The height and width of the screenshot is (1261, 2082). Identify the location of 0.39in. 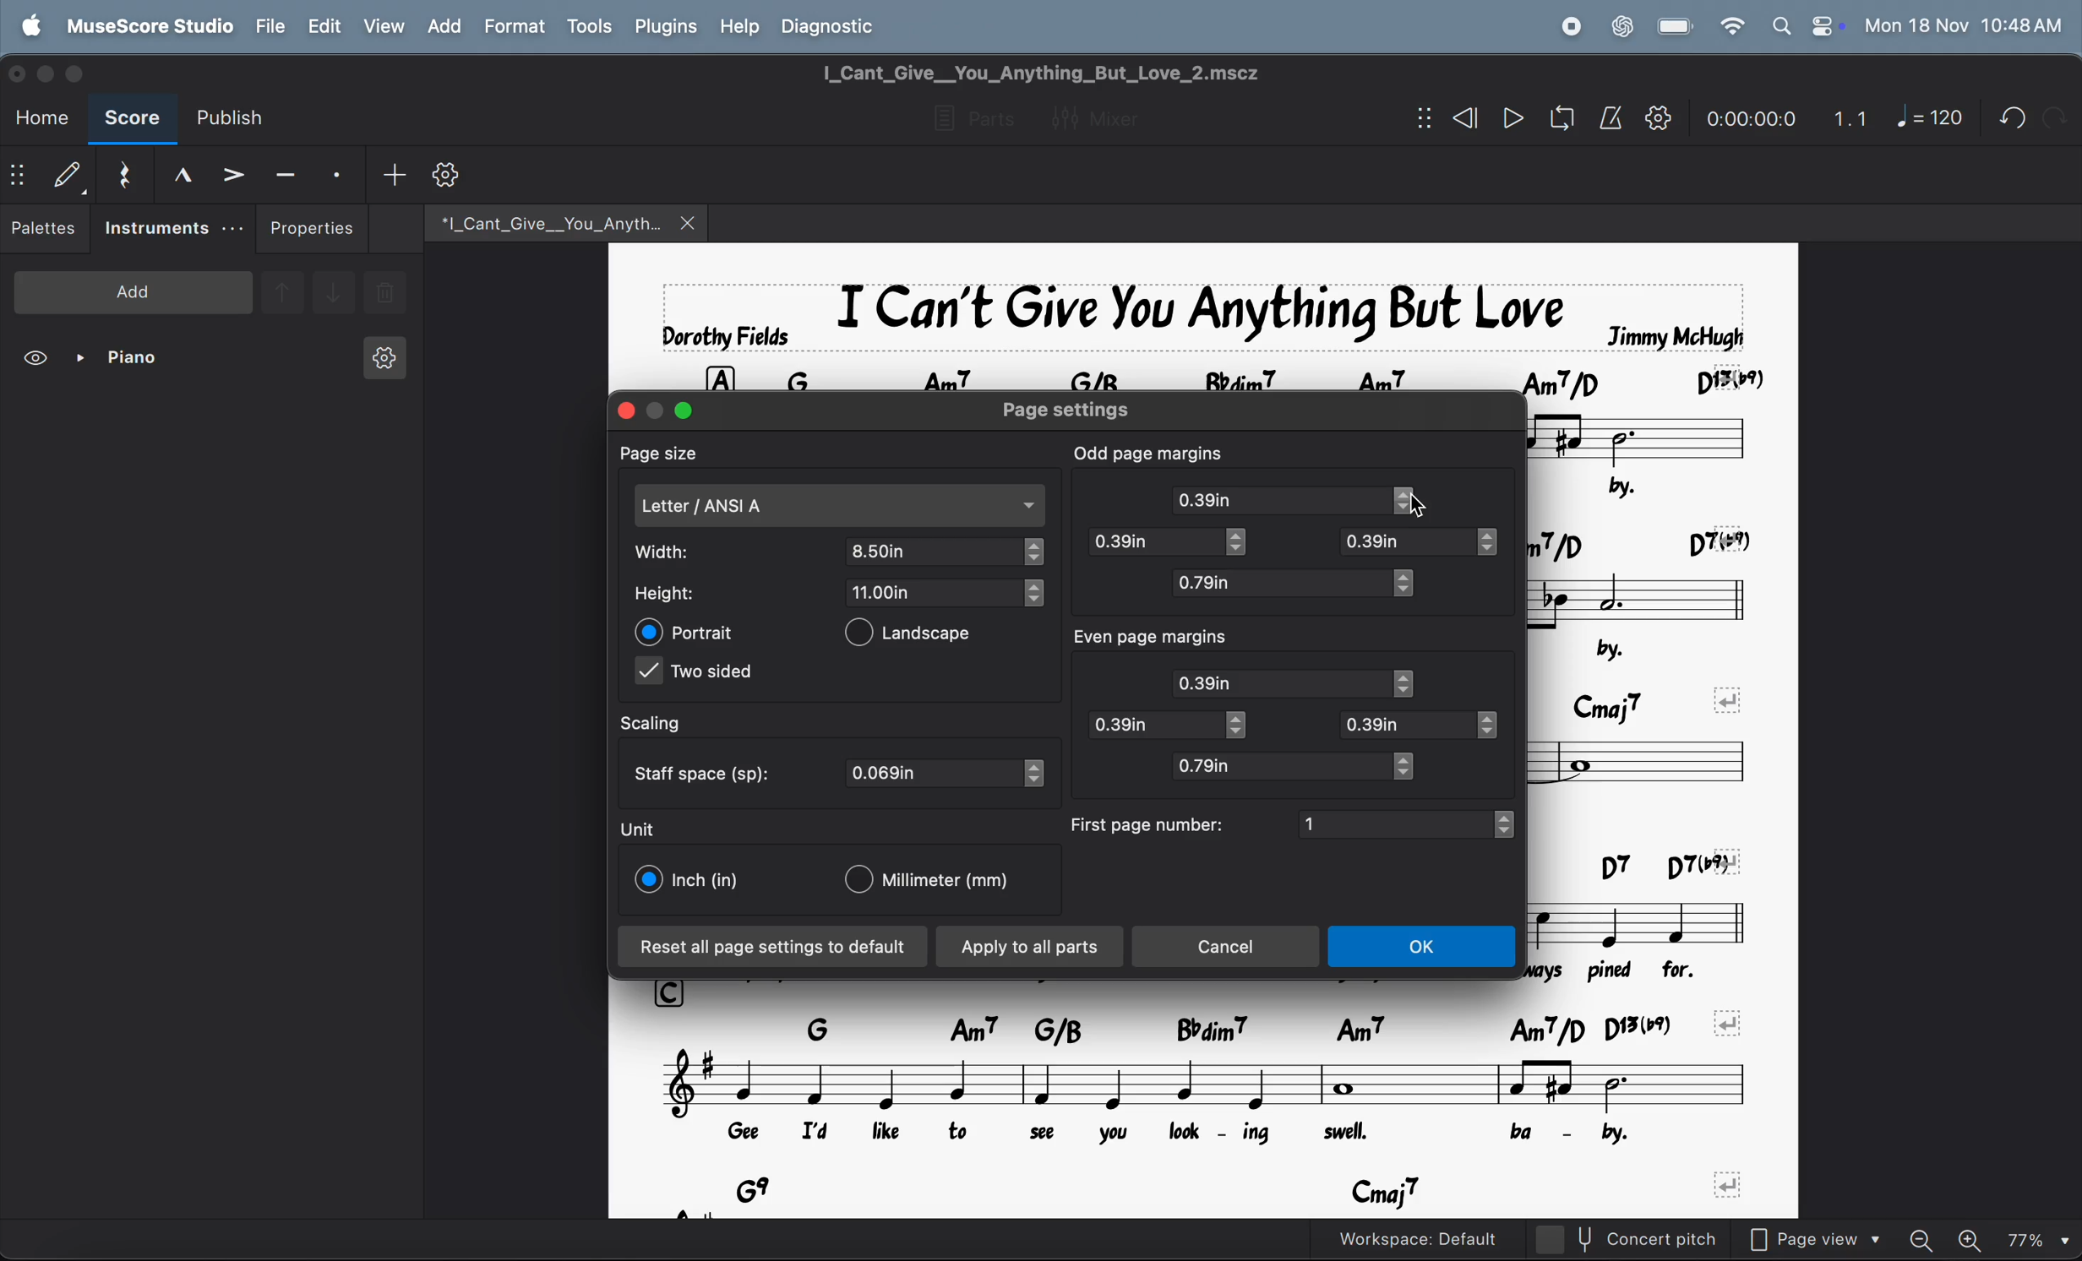
(1409, 724).